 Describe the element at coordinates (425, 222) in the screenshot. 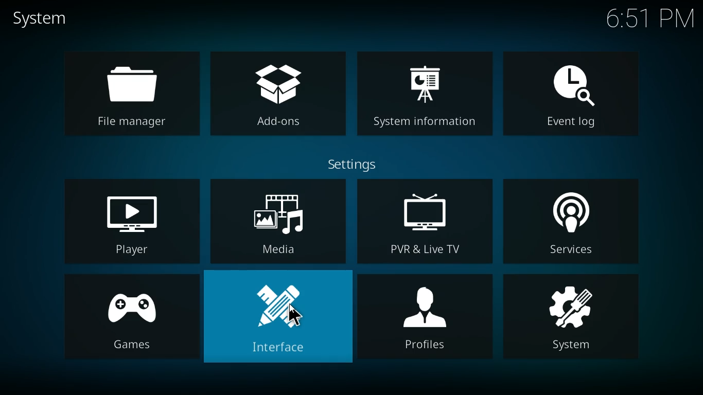

I see `pvr & live tv` at that location.